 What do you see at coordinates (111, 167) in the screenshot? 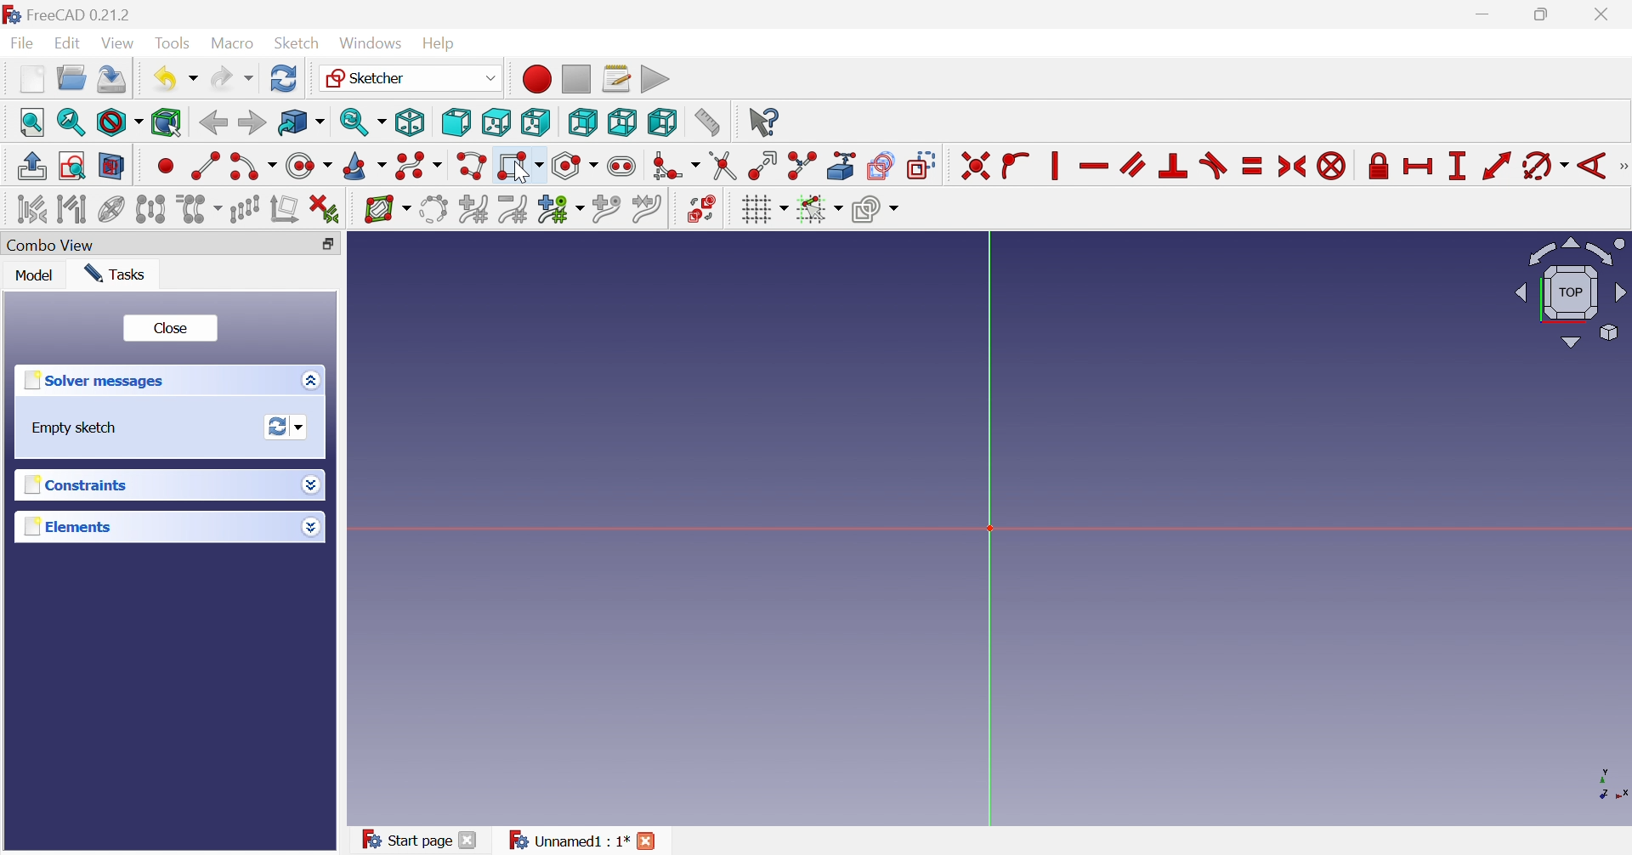
I see `View section` at bounding box center [111, 167].